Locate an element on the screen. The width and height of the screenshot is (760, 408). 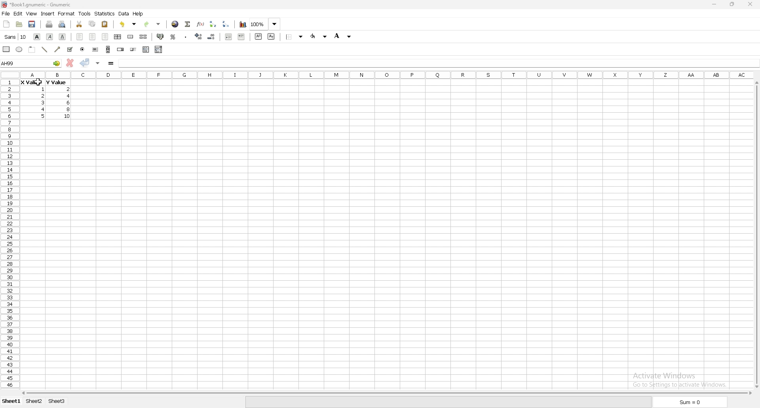
insert is located at coordinates (48, 13).